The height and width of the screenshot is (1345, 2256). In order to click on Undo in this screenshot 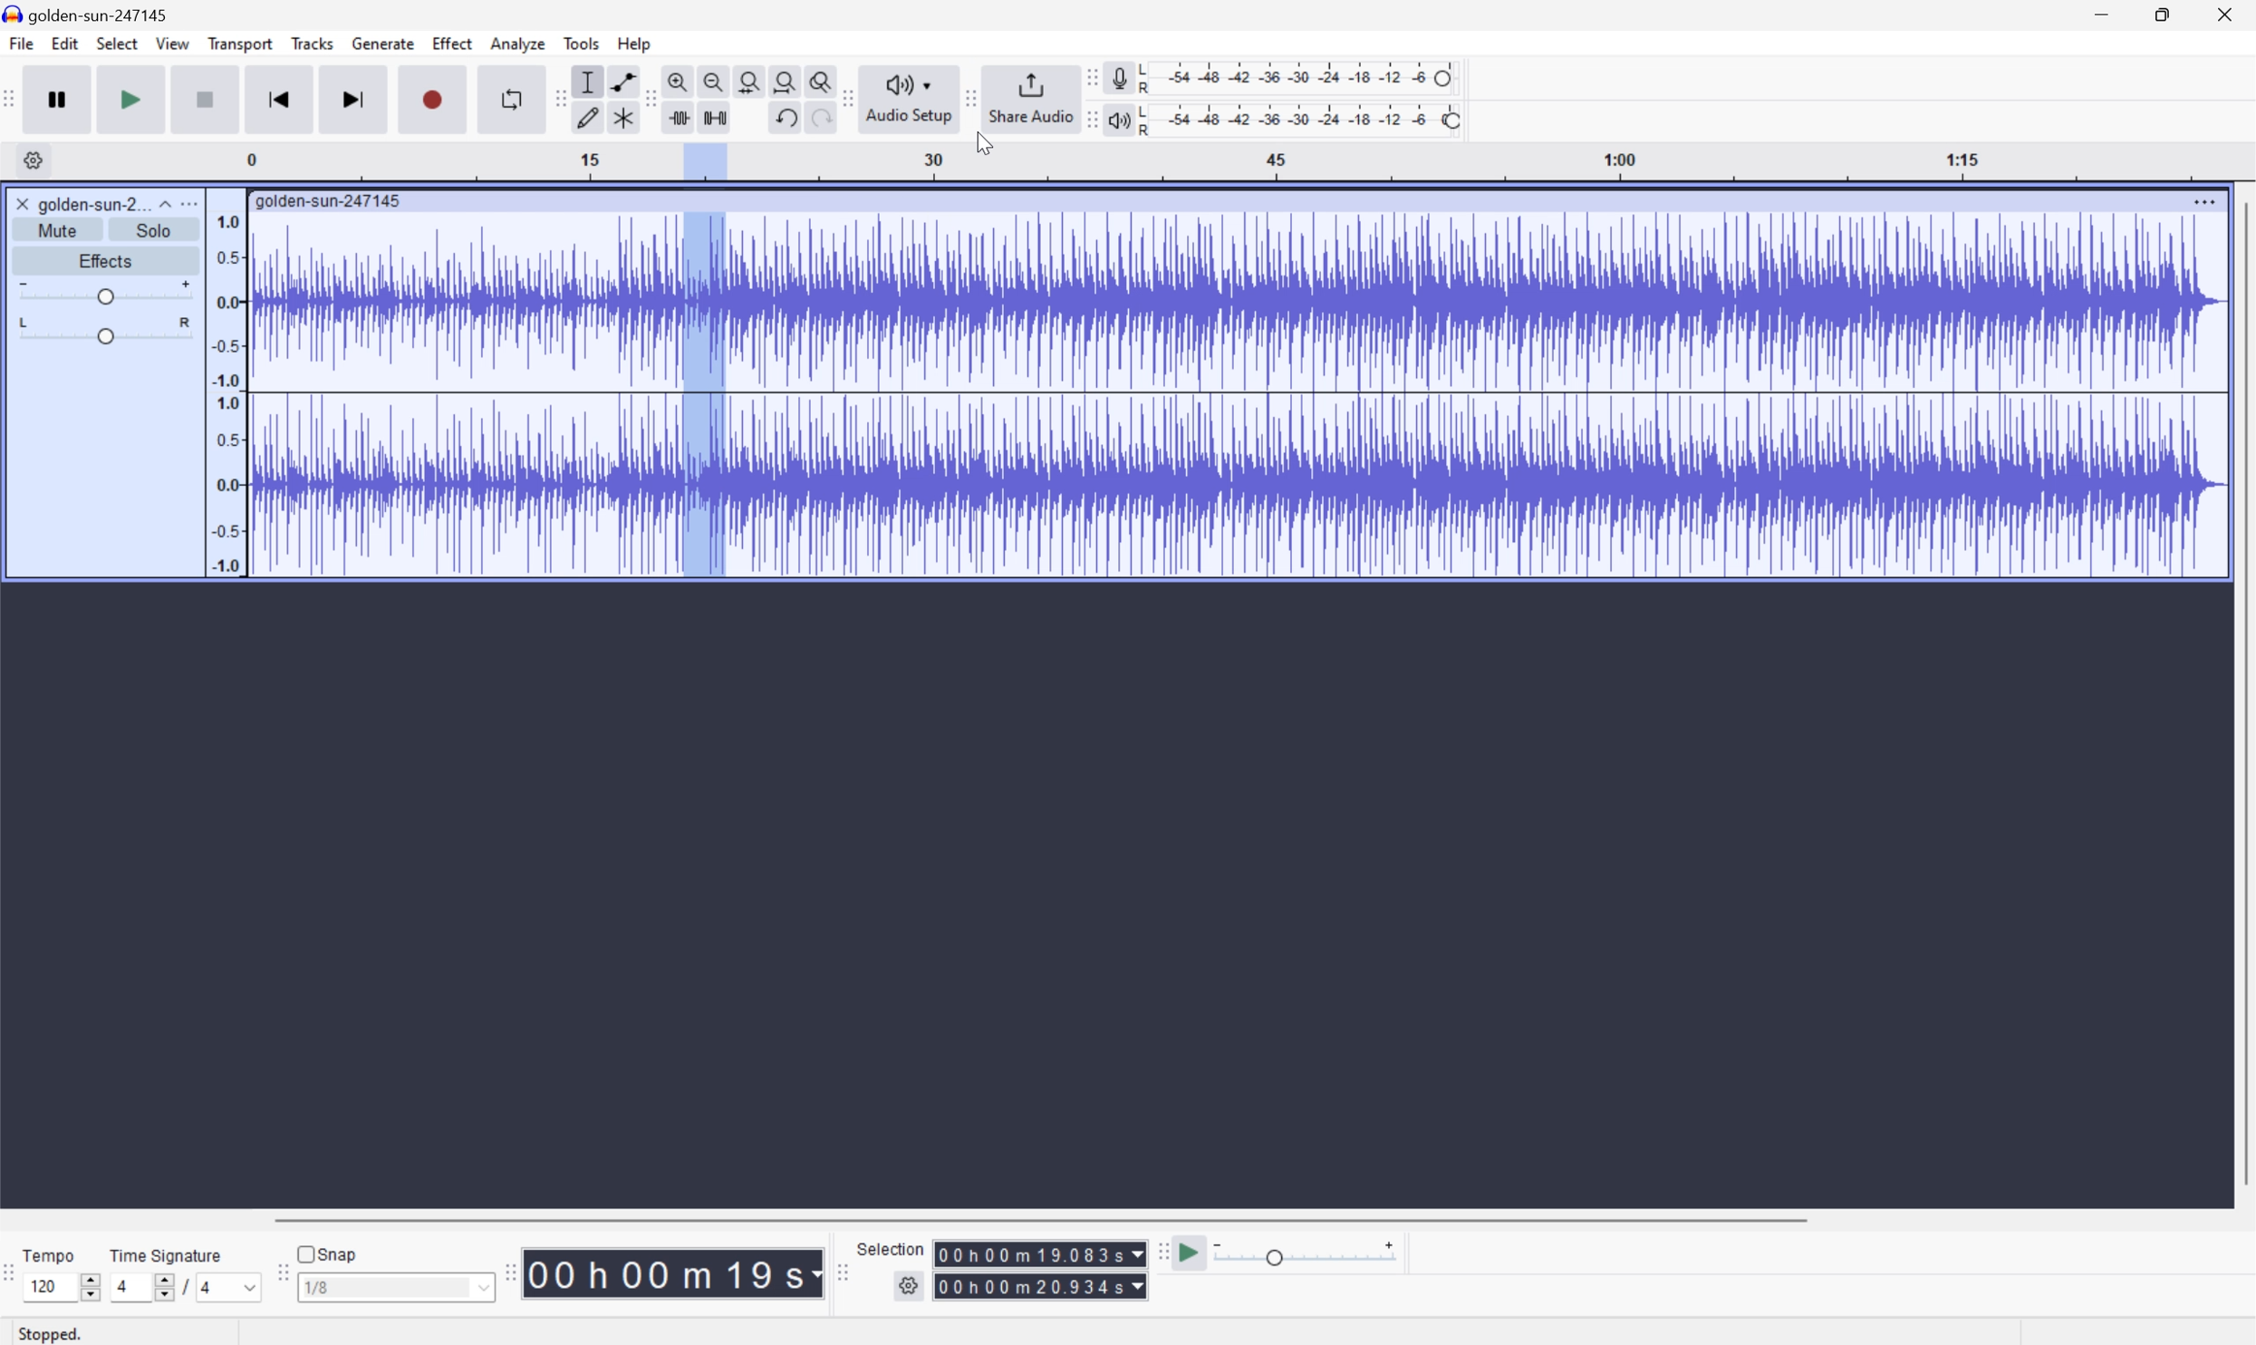, I will do `click(783, 115)`.